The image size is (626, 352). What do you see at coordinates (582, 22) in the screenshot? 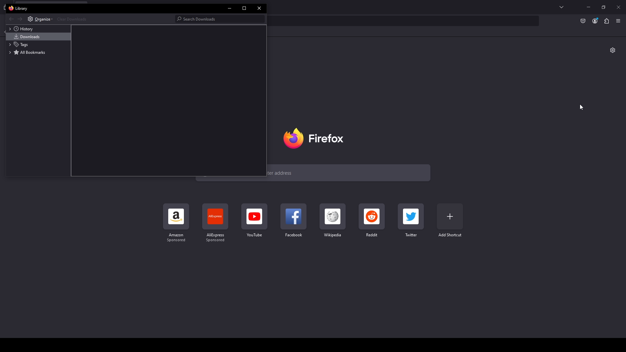
I see `Save to pocket` at bounding box center [582, 22].